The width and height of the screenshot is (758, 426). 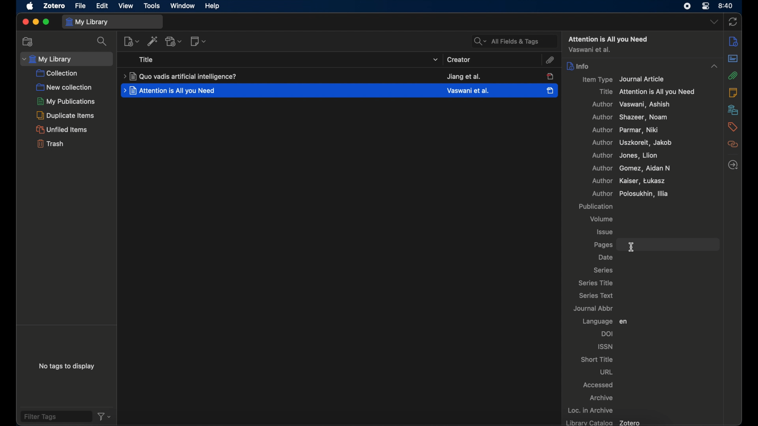 I want to click on accessed, so click(x=599, y=385).